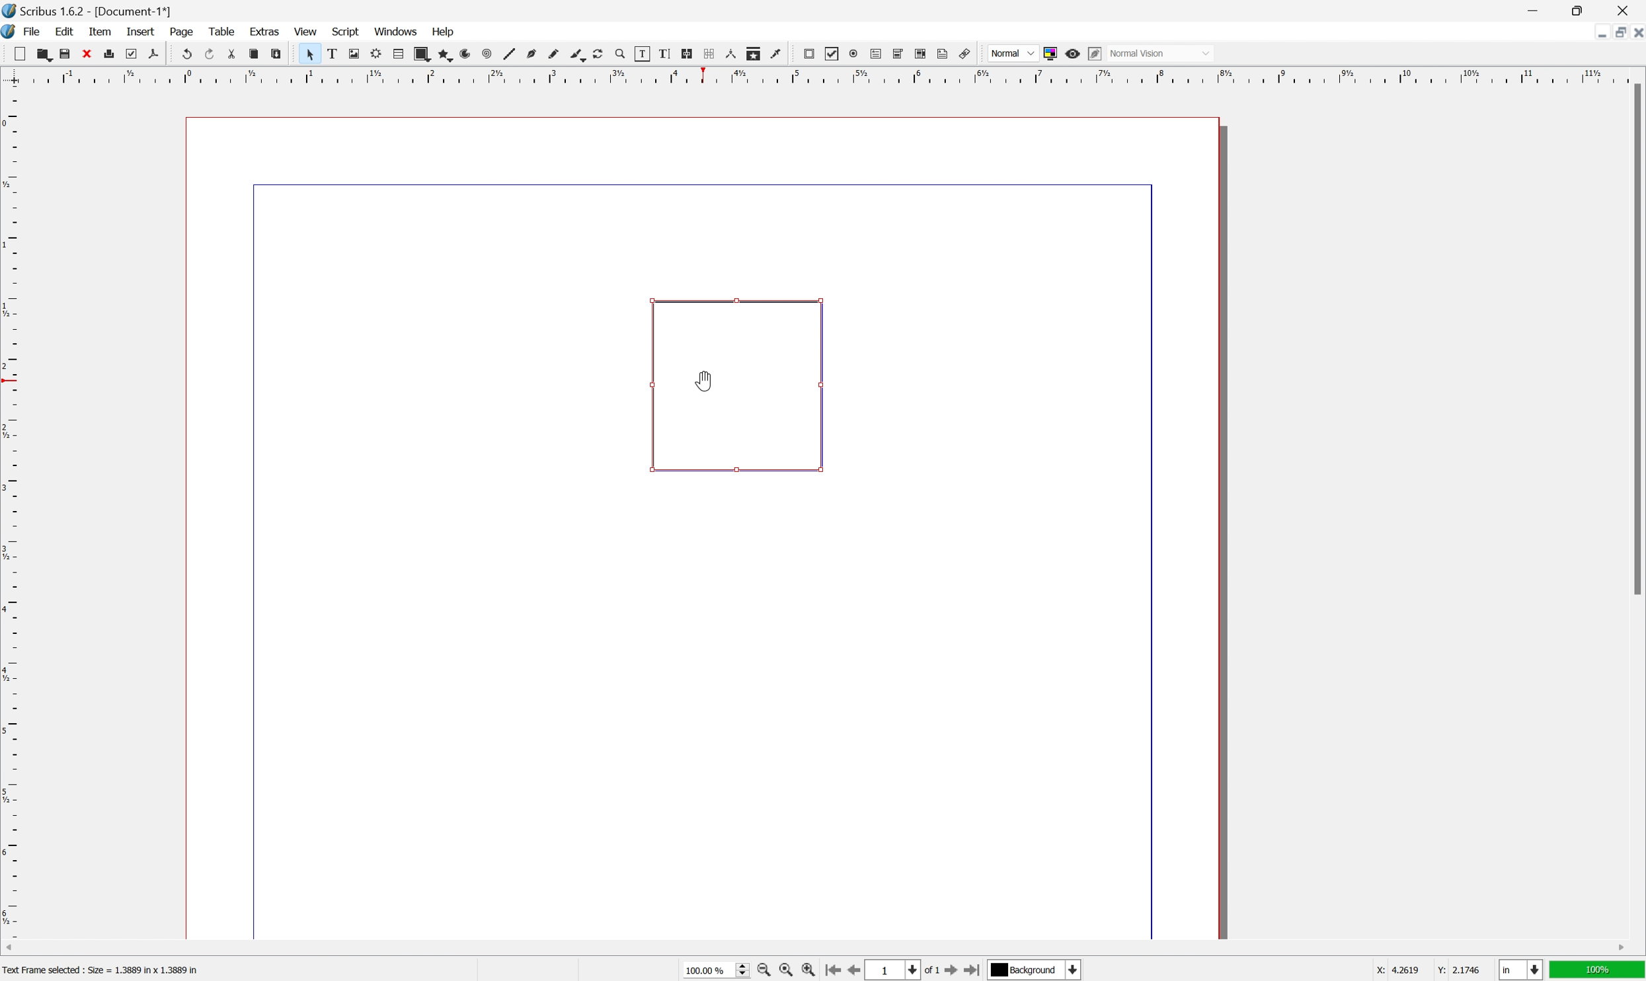 This screenshot has height=981, width=1646. I want to click on Script, so click(346, 30).